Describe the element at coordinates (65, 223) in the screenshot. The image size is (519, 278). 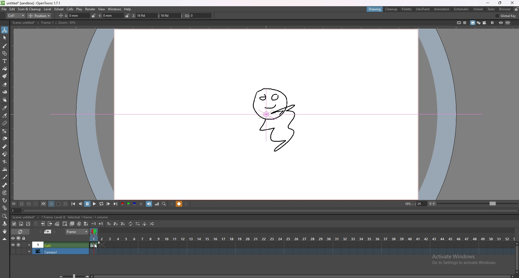
I see `create blank drawing` at that location.